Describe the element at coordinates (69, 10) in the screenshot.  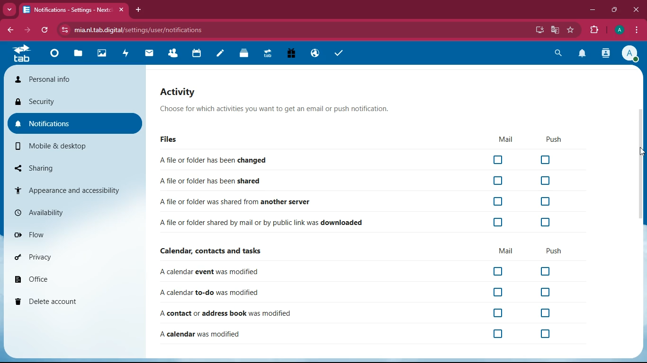
I see `Notifications- Setting - Next` at that location.